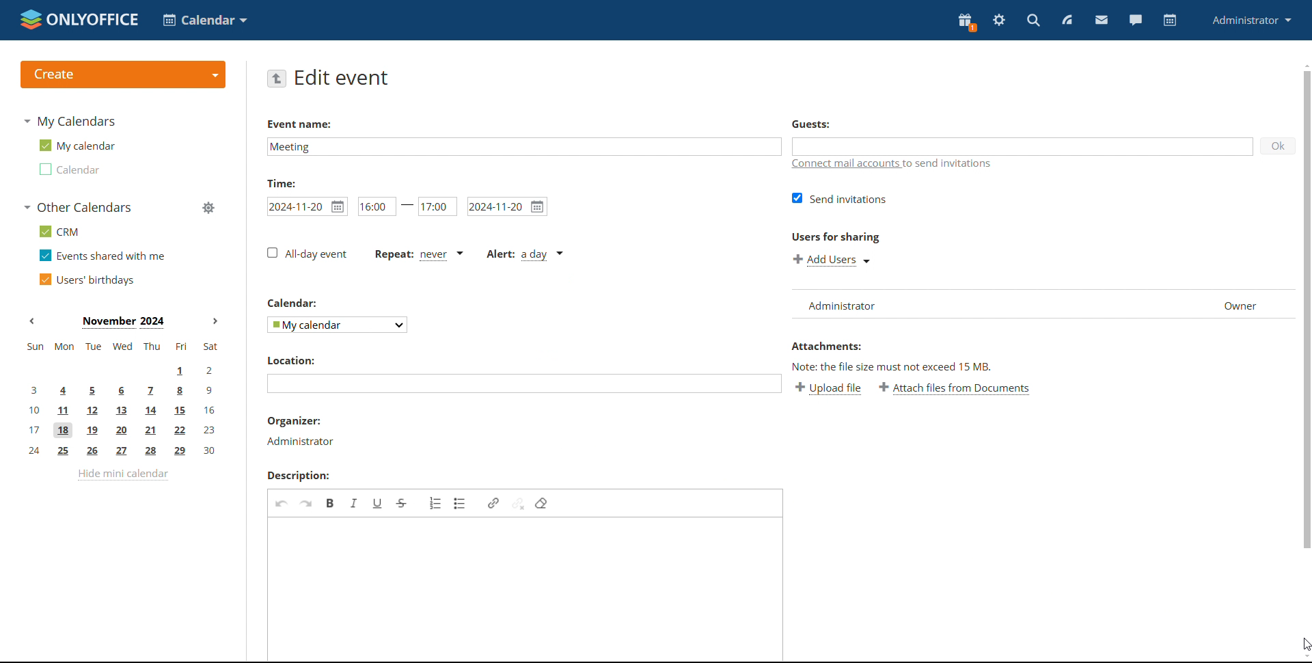 Image resolution: width=1312 pixels, height=663 pixels. Describe the element at coordinates (1000, 20) in the screenshot. I see `settings` at that location.